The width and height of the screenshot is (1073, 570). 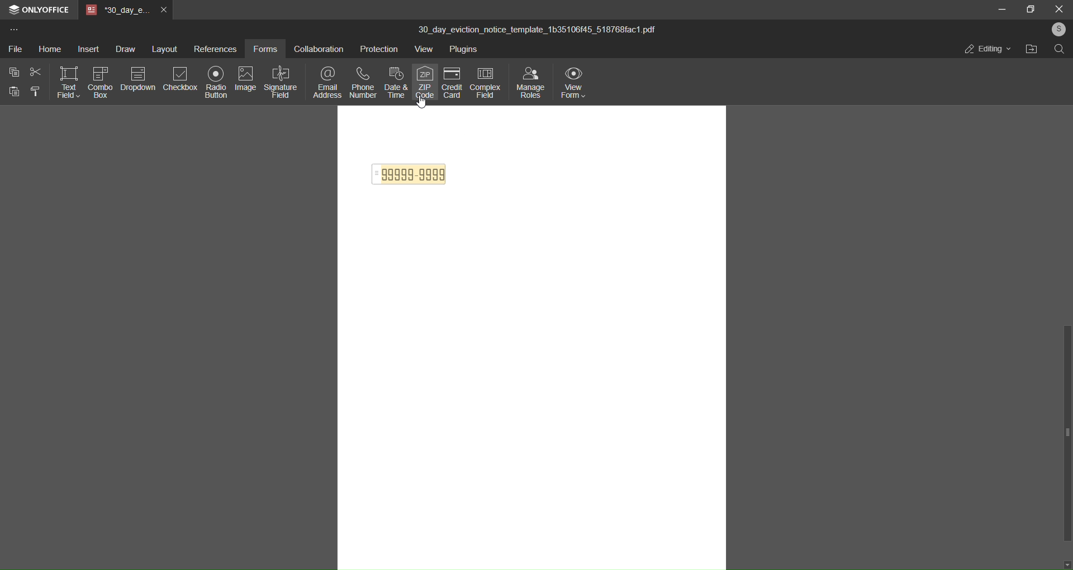 I want to click on layout, so click(x=164, y=49).